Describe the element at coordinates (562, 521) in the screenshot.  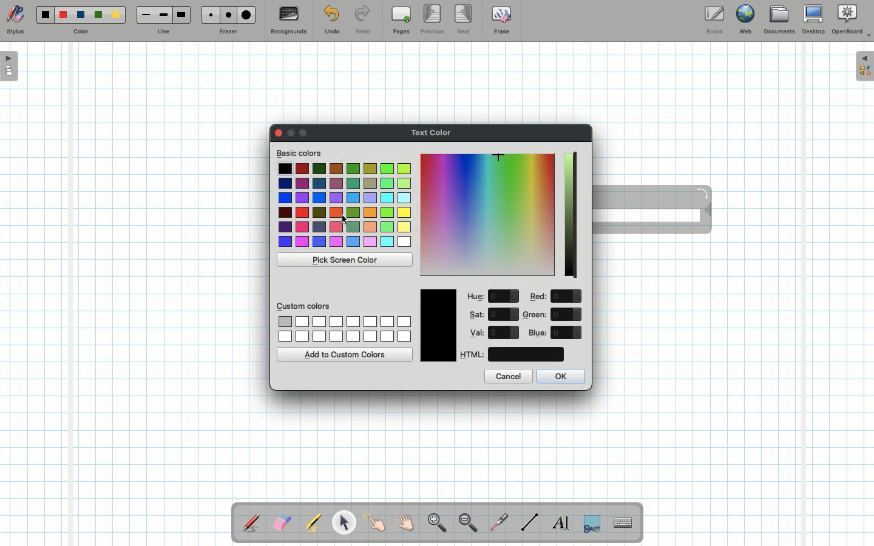
I see `Write text` at that location.